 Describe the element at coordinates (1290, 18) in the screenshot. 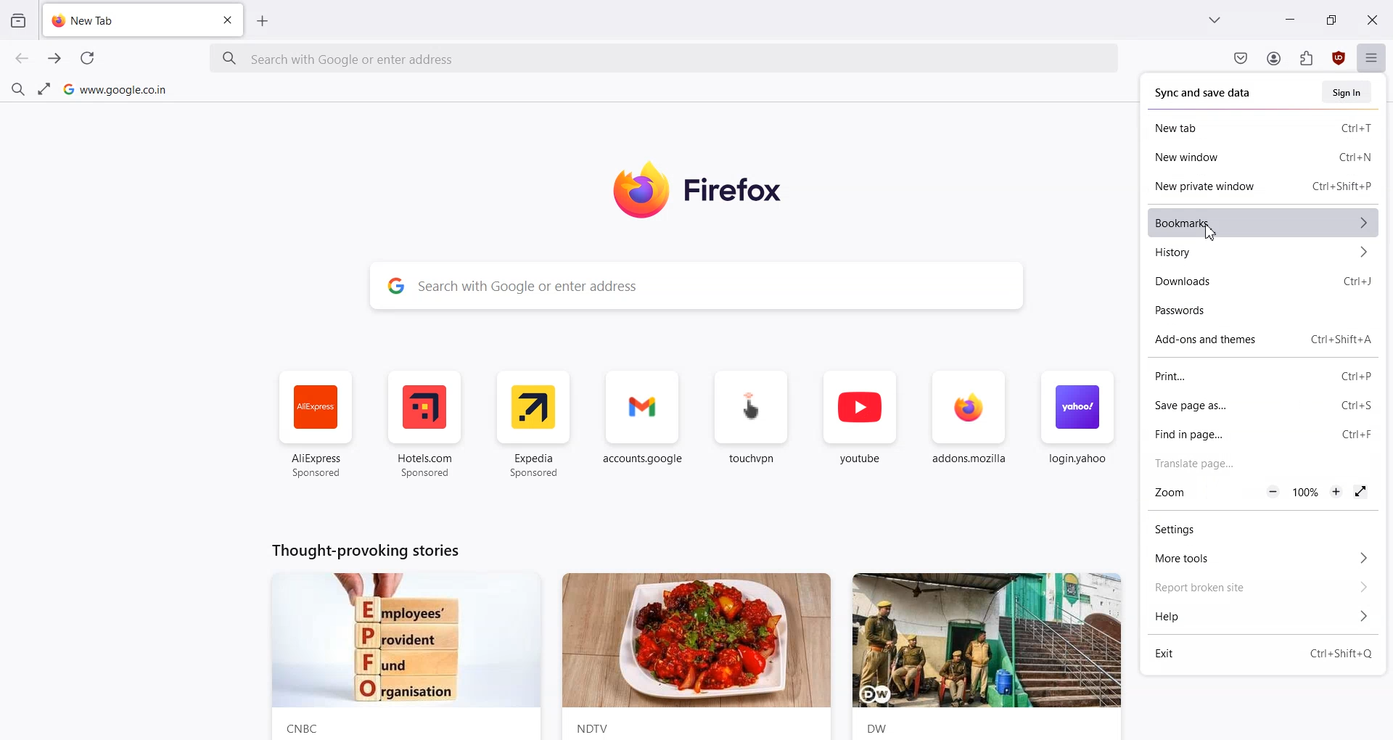

I see `Minimize` at that location.